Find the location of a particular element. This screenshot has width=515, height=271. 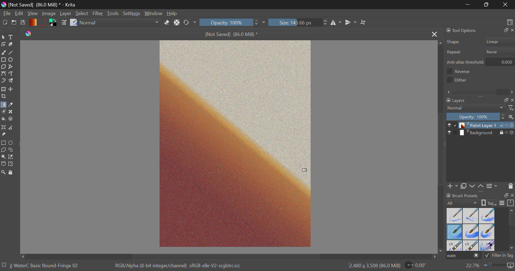

Polygon Selection is located at coordinates (3, 151).